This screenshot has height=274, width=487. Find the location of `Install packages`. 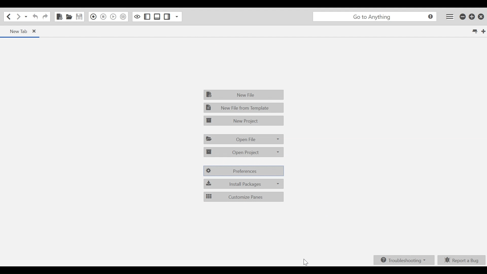

Install packages is located at coordinates (243, 184).